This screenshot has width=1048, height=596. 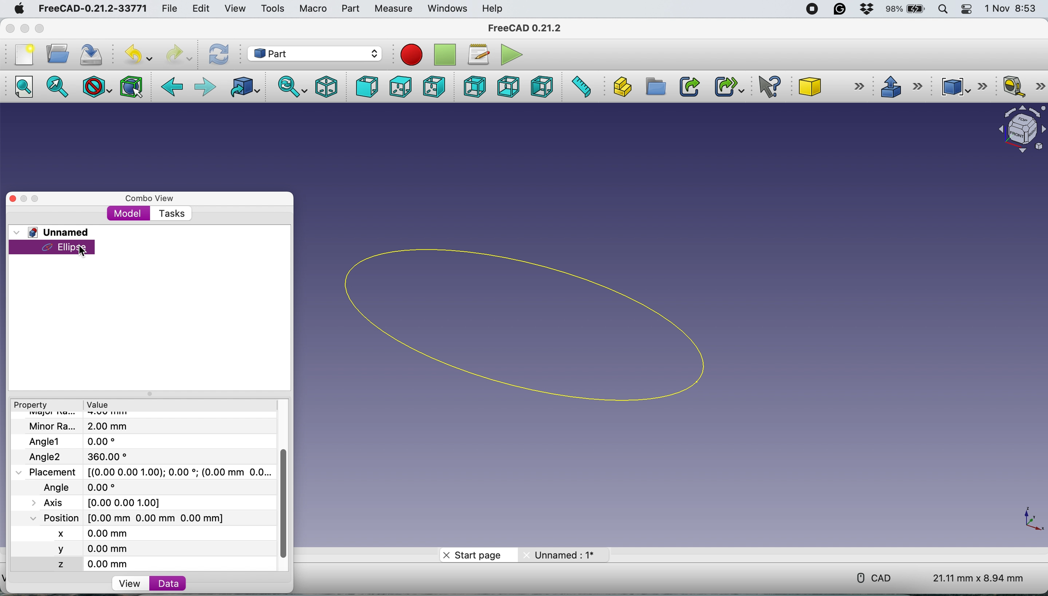 What do you see at coordinates (507, 87) in the screenshot?
I see `bottom` at bounding box center [507, 87].